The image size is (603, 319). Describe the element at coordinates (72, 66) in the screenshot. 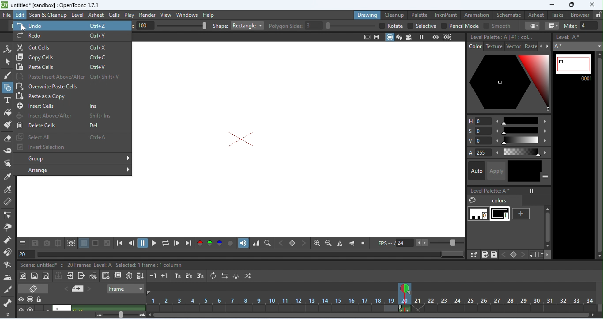

I see `paste cells` at that location.